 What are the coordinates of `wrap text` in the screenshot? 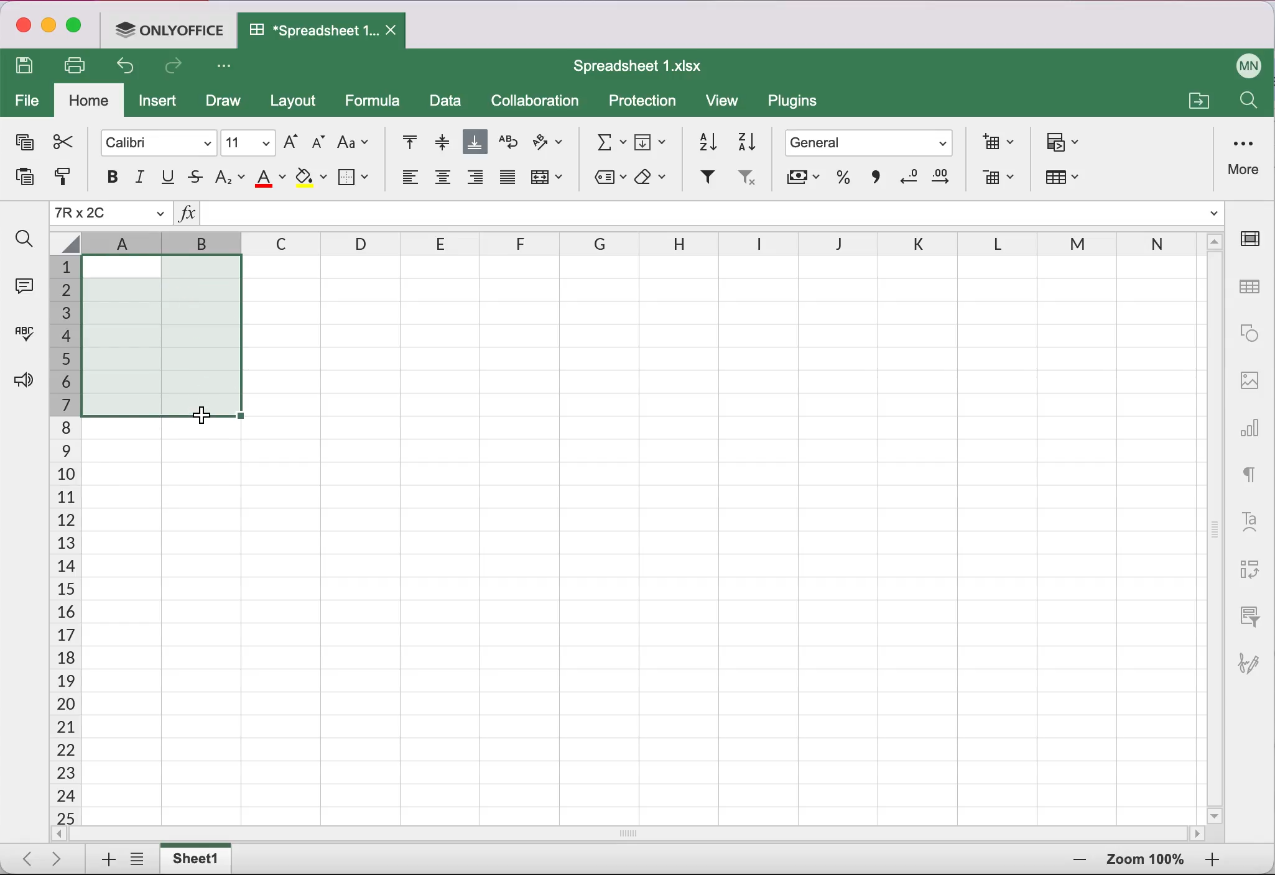 It's located at (508, 142).